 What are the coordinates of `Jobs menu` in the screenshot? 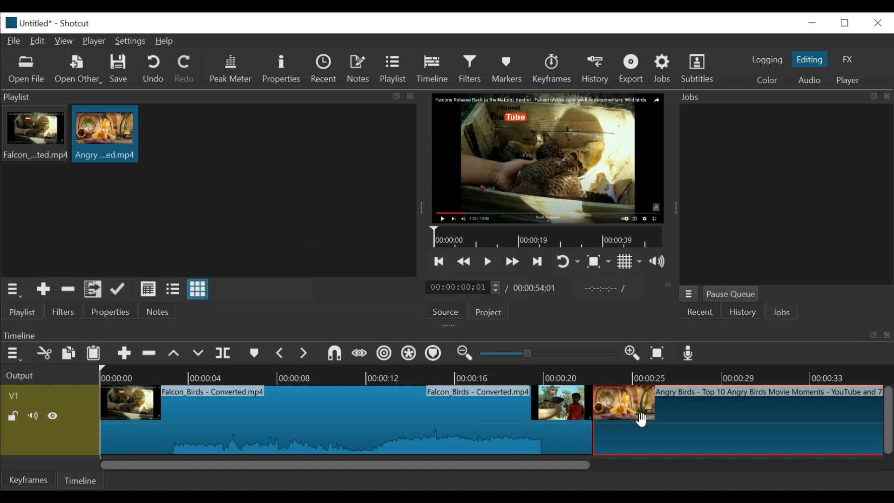 It's located at (779, 96).